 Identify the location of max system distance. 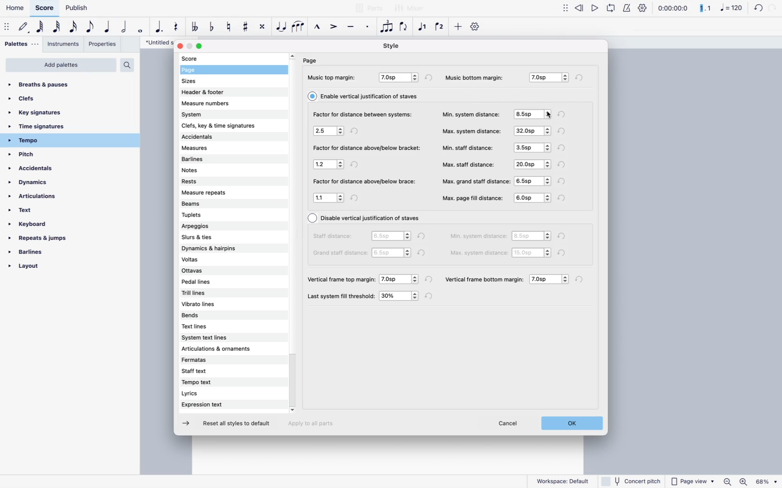
(472, 130).